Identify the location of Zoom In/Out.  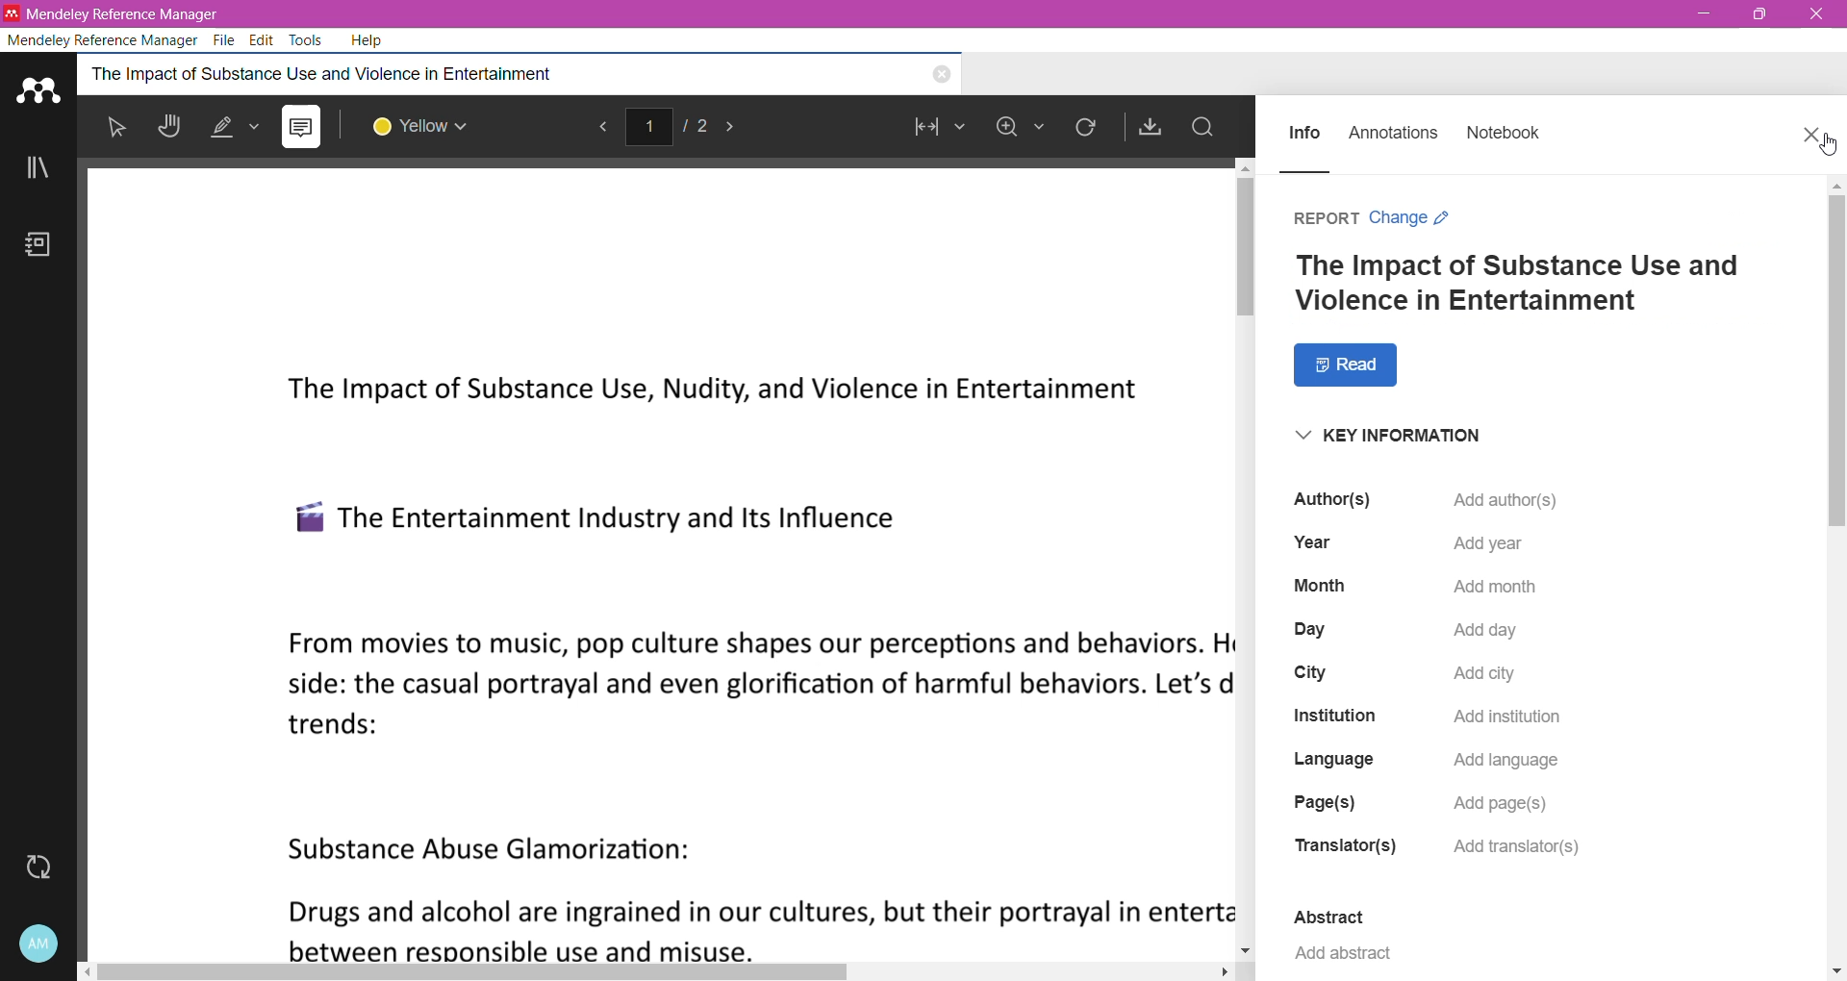
(1019, 130).